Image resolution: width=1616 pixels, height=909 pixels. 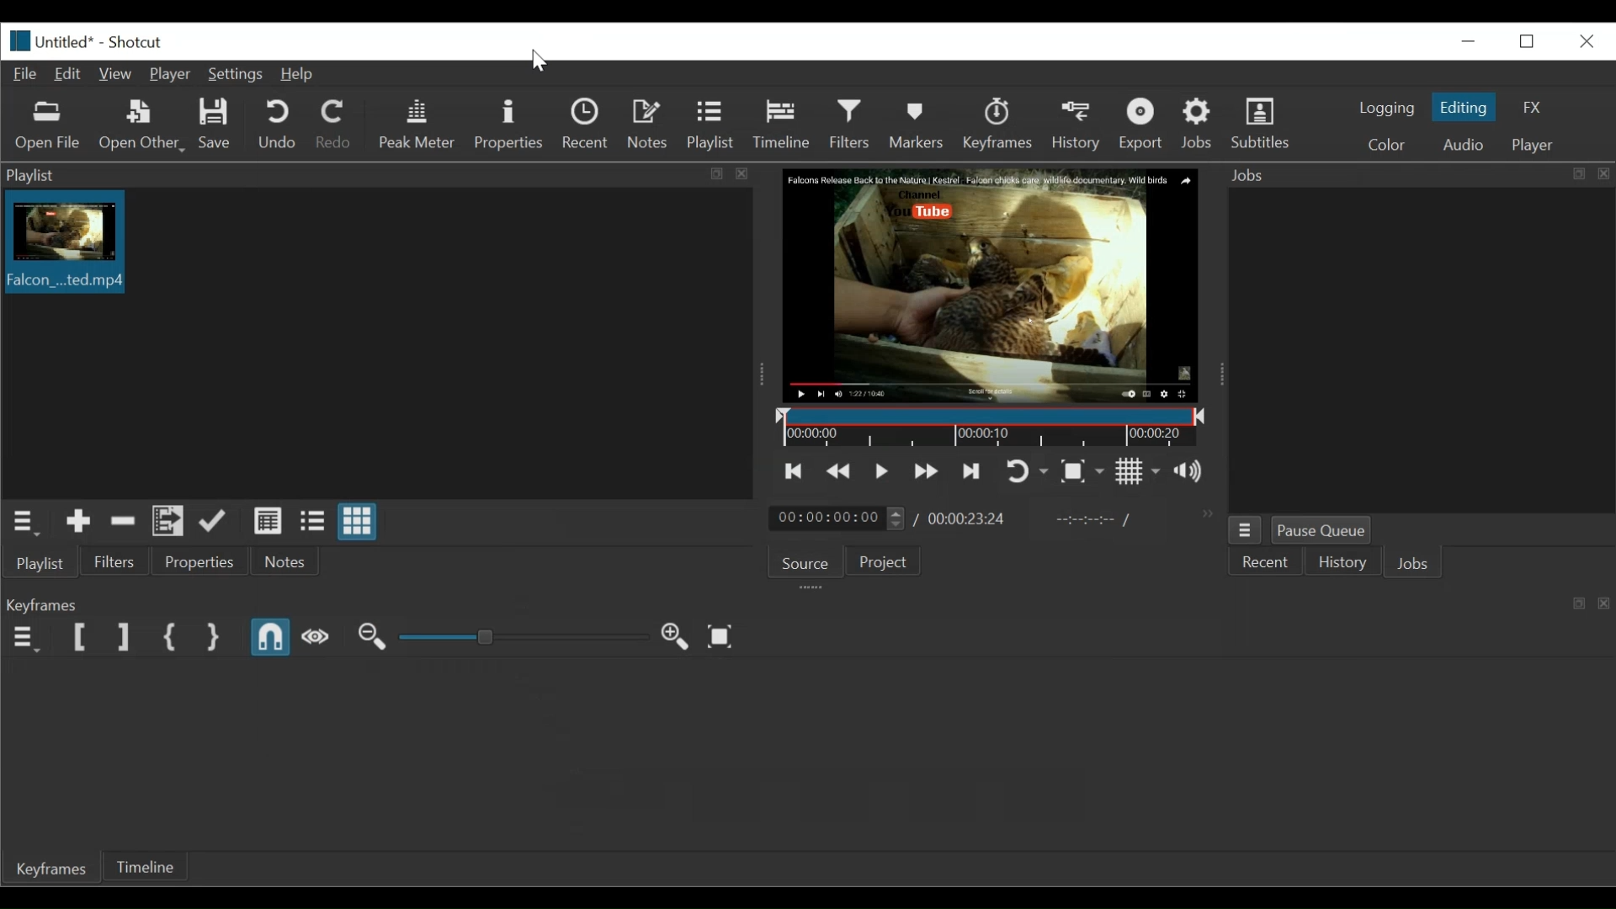 I want to click on Filters, so click(x=853, y=124).